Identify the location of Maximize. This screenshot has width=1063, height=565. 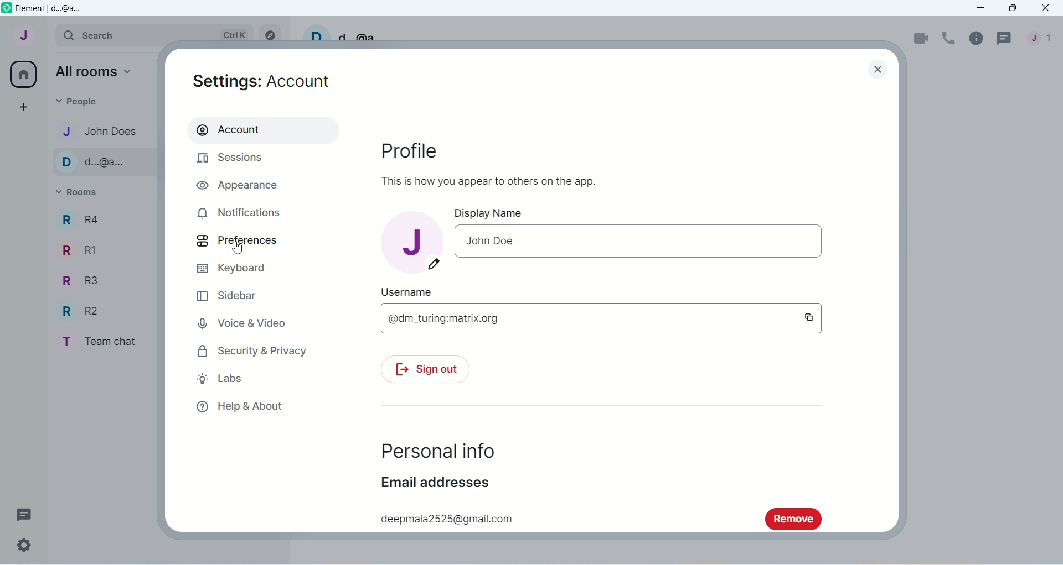
(1015, 8).